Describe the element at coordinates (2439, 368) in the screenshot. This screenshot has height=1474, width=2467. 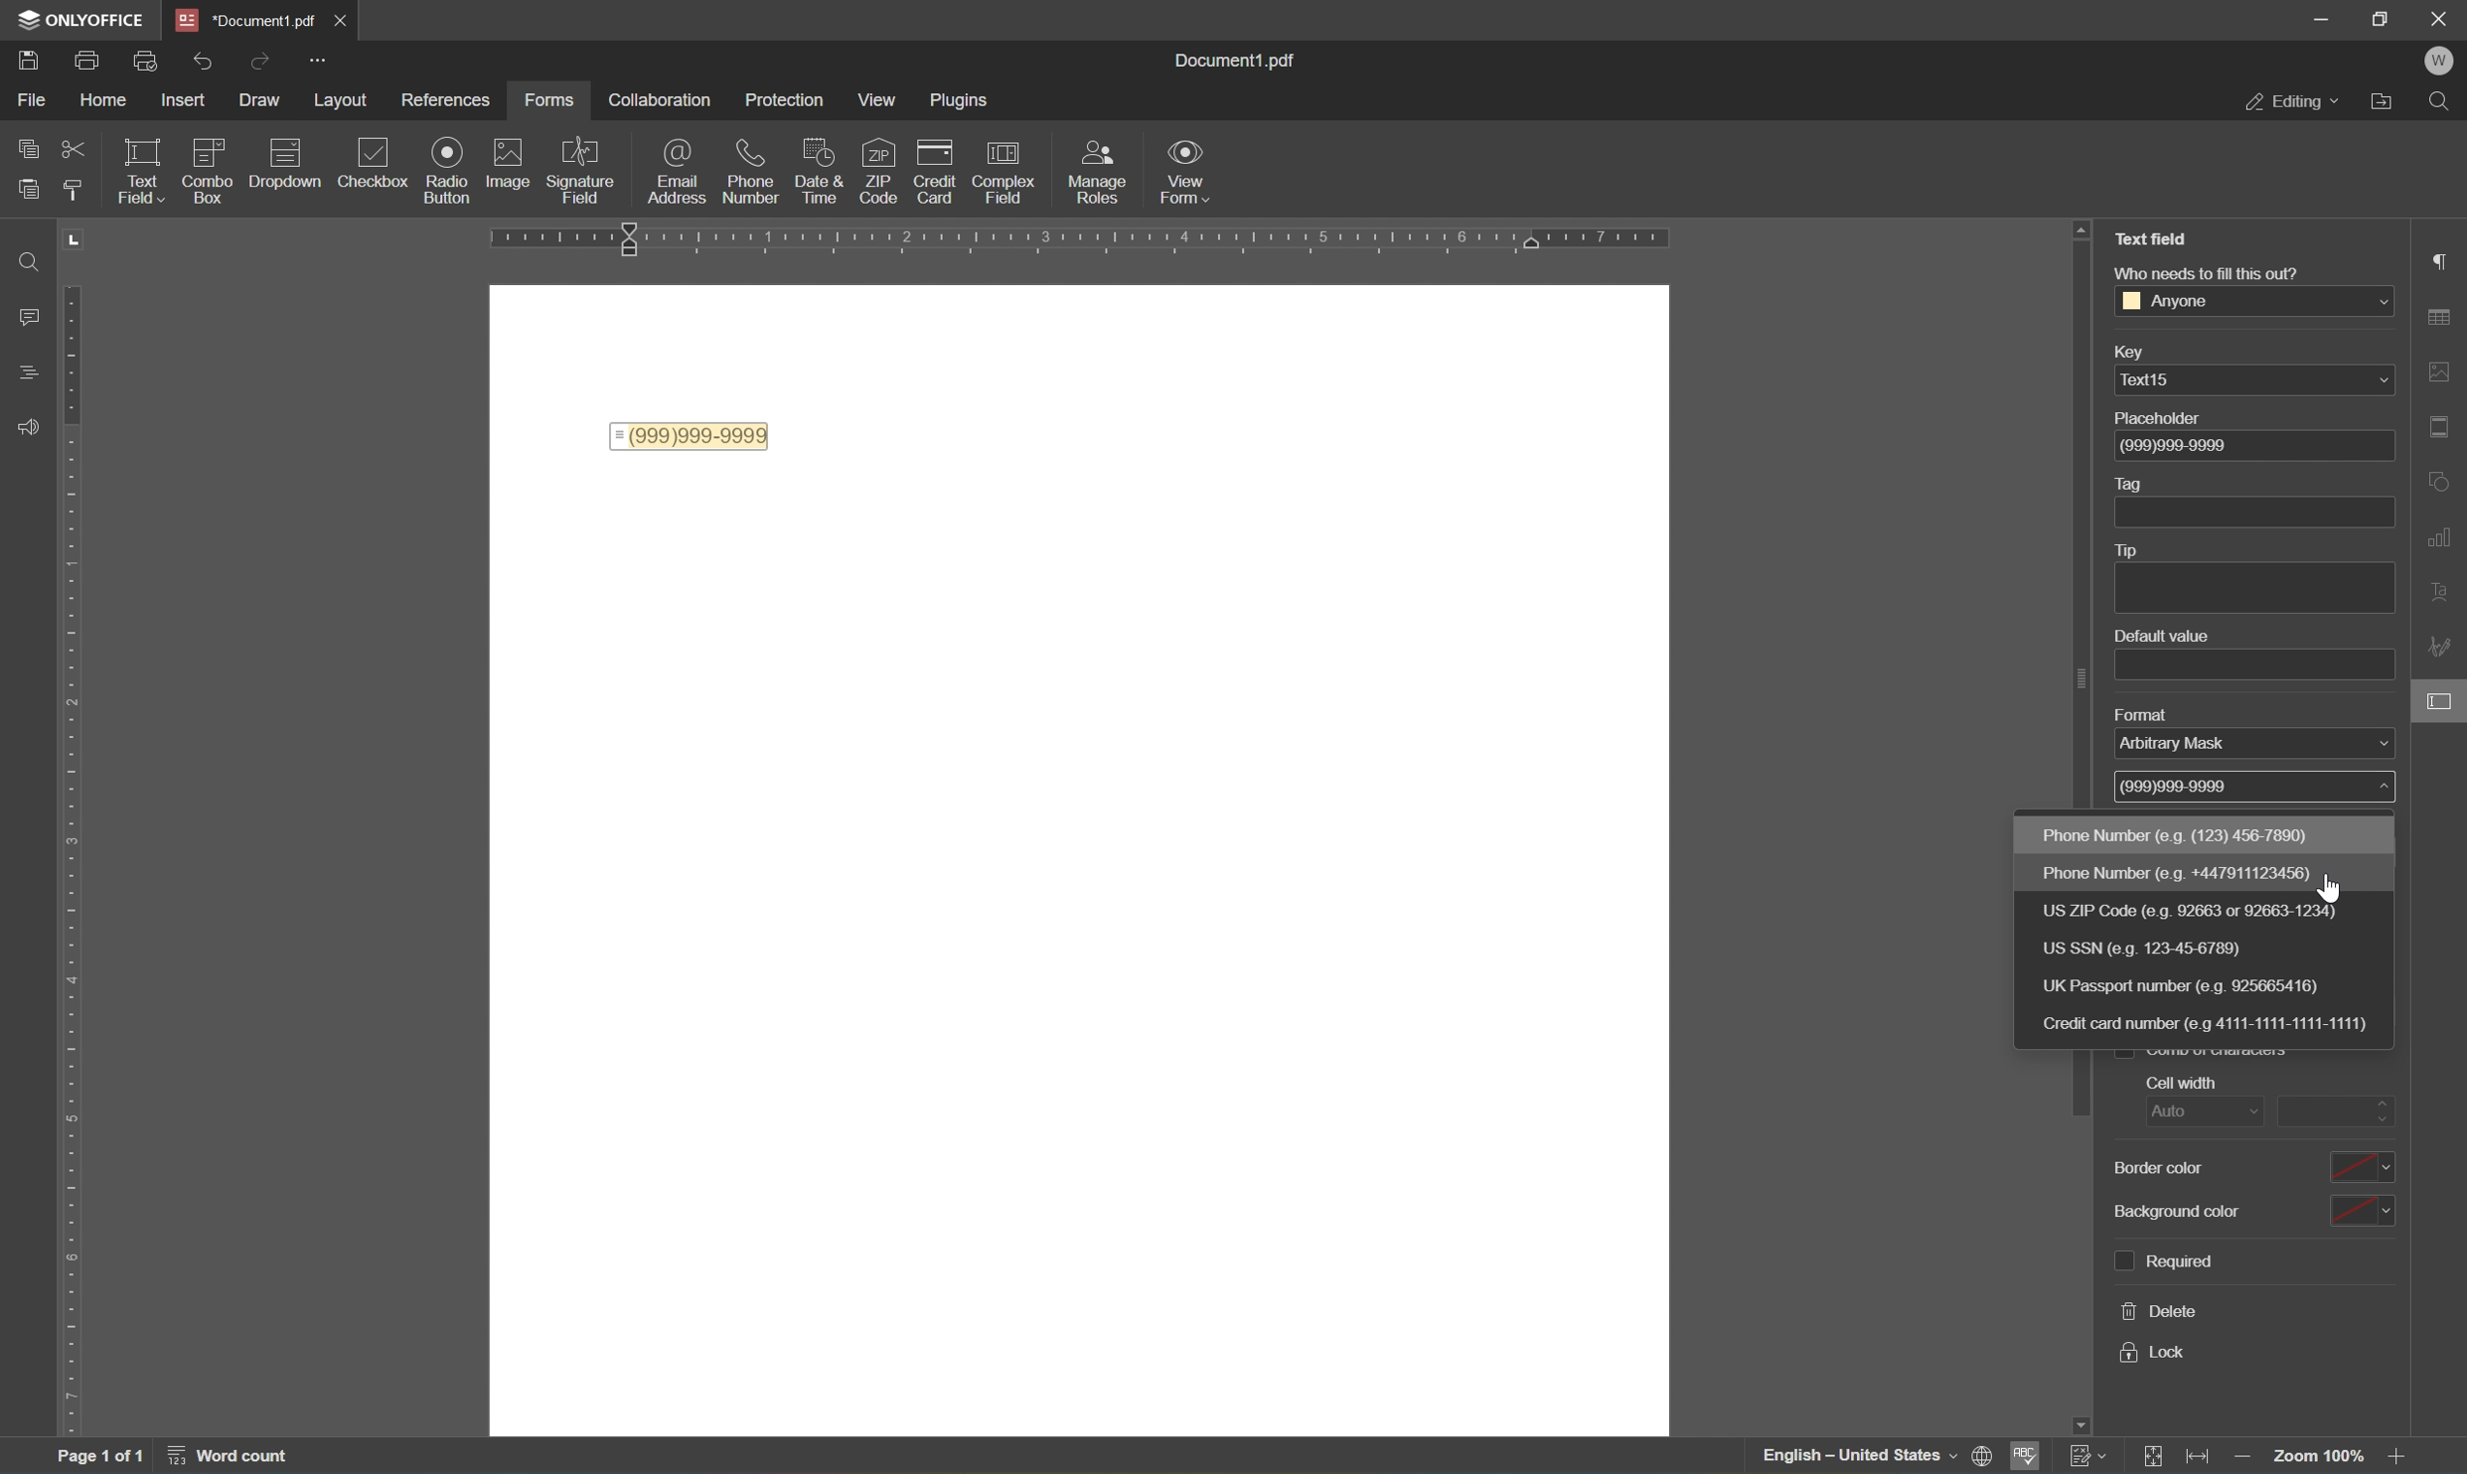
I see `image settings` at that location.